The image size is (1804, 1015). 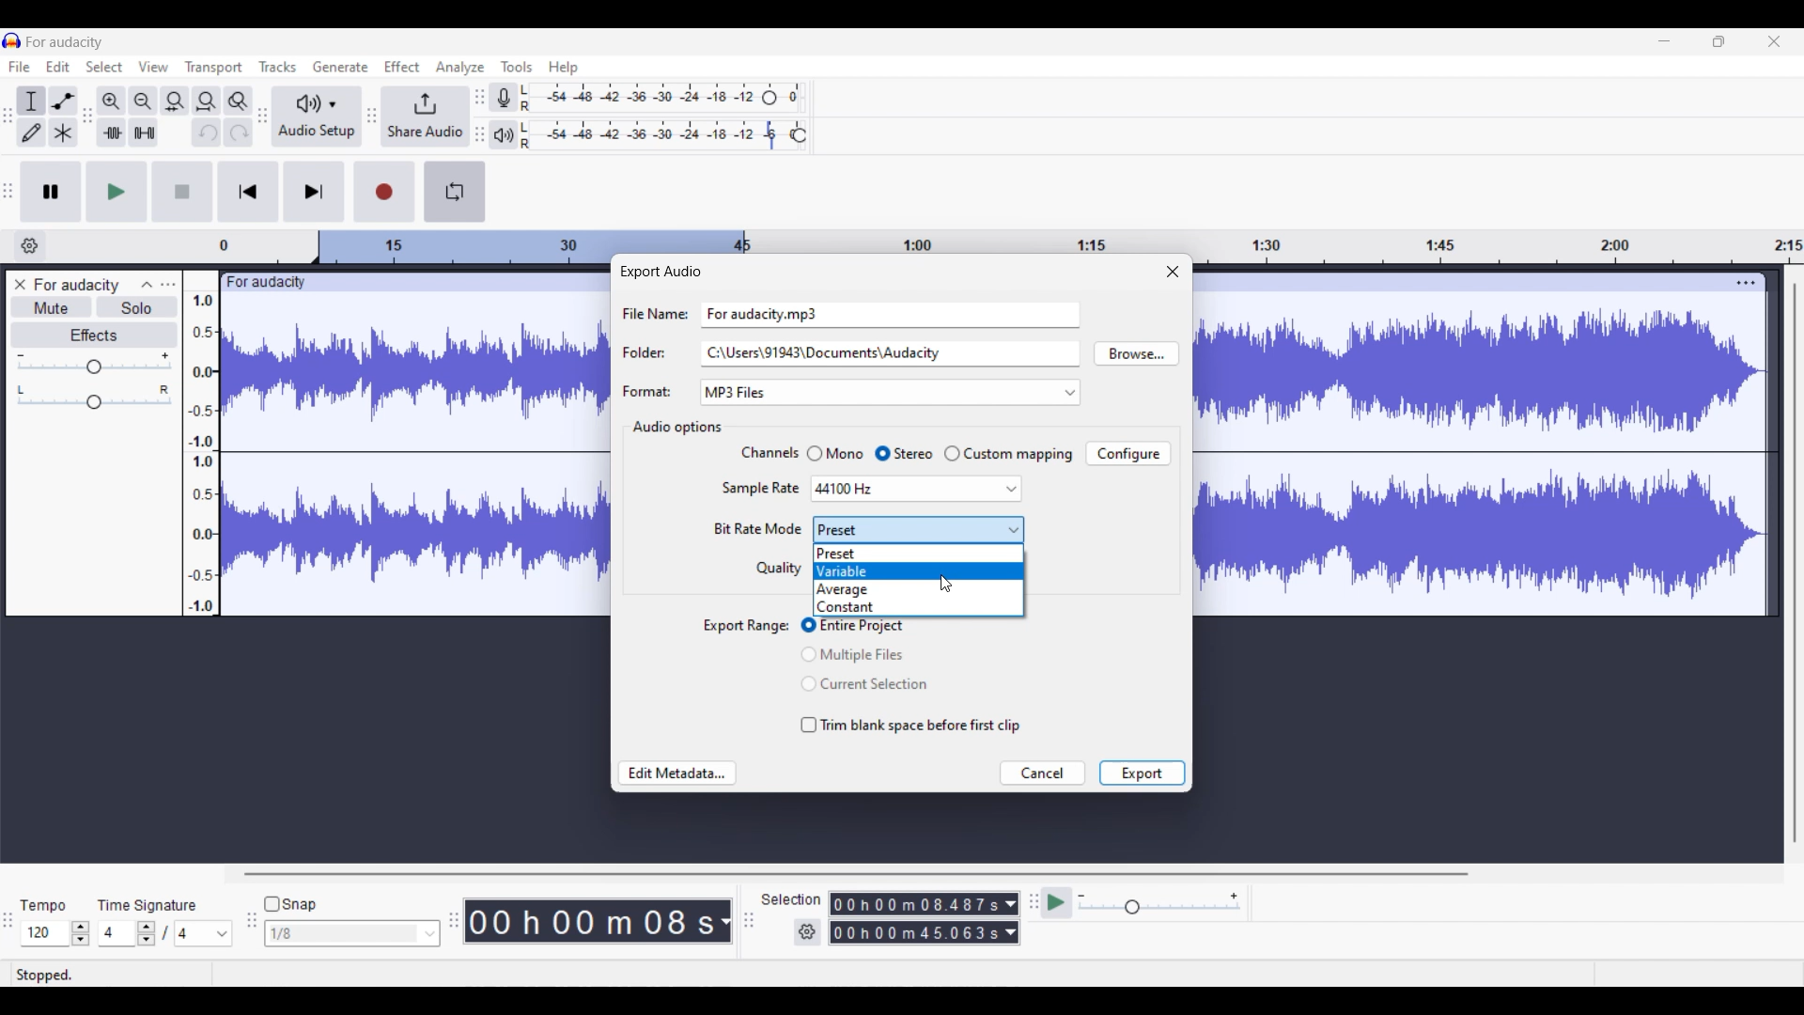 What do you see at coordinates (891, 313) in the screenshot?
I see `Text box for File Name` at bounding box center [891, 313].